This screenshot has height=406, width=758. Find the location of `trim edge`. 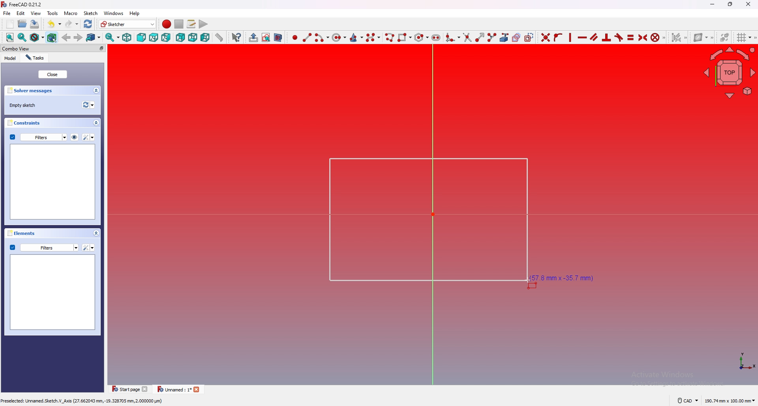

trim edge is located at coordinates (467, 37).